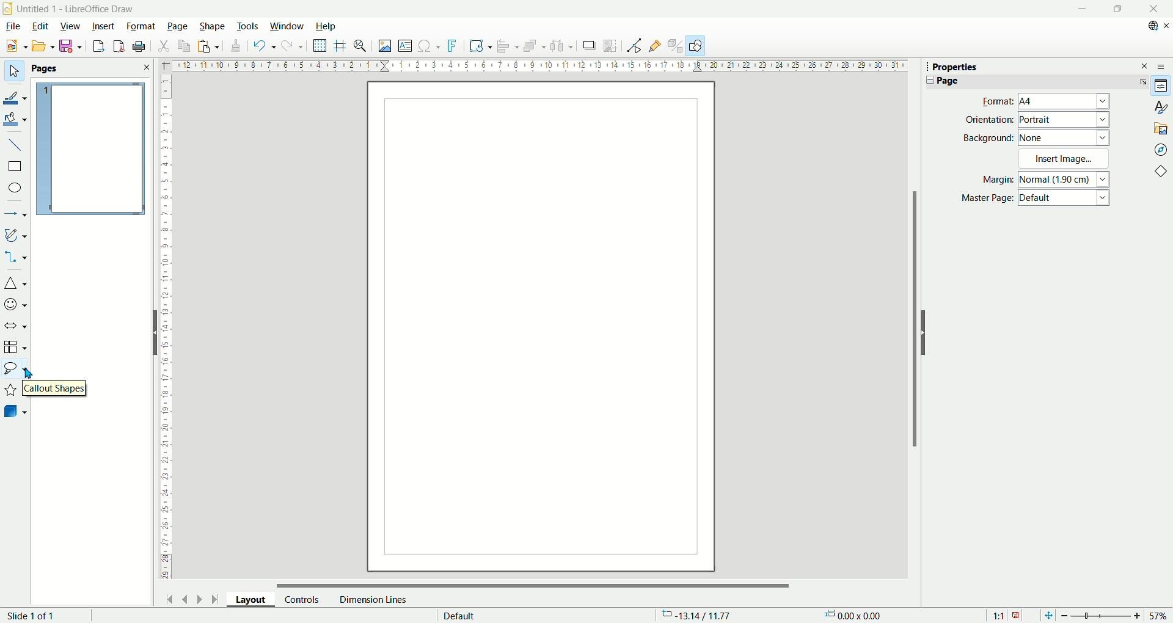  Describe the element at coordinates (912, 325) in the screenshot. I see `Vertival scroll bar` at that location.